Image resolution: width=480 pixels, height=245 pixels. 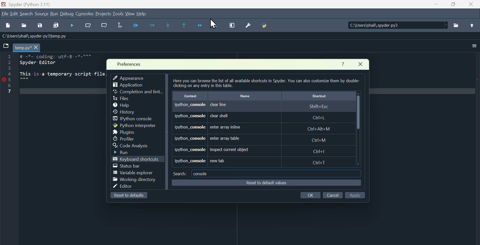 What do you see at coordinates (332, 195) in the screenshot?
I see `Cancel` at bounding box center [332, 195].